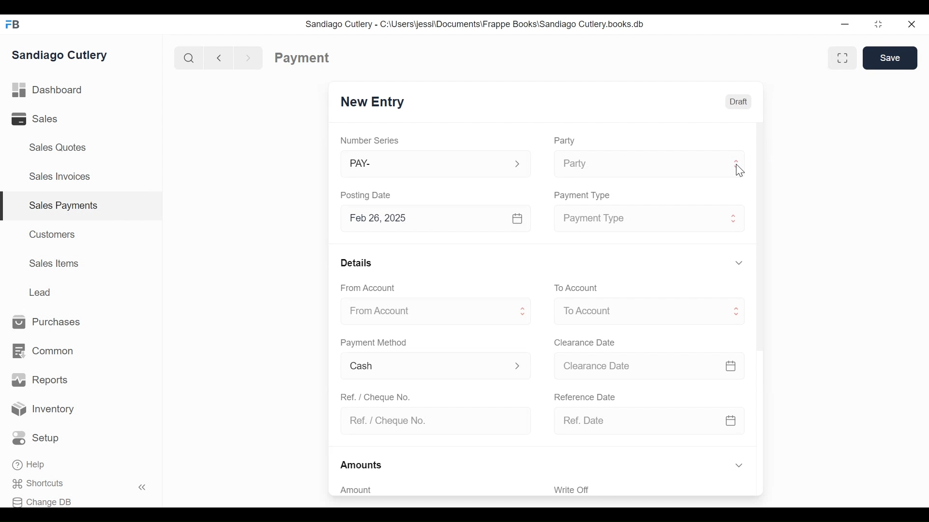  Describe the element at coordinates (47, 90) in the screenshot. I see `Dashboard` at that location.